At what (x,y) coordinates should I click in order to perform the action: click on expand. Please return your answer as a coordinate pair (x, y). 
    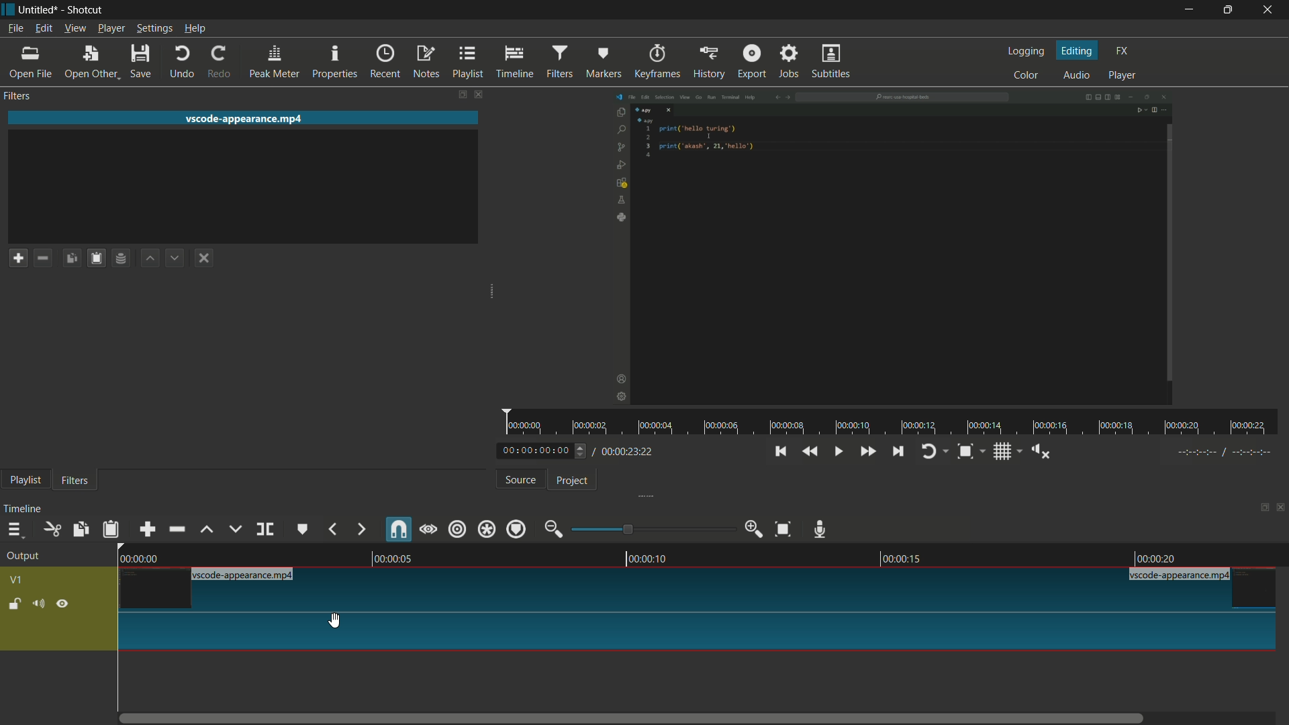
    Looking at the image, I should click on (640, 495).